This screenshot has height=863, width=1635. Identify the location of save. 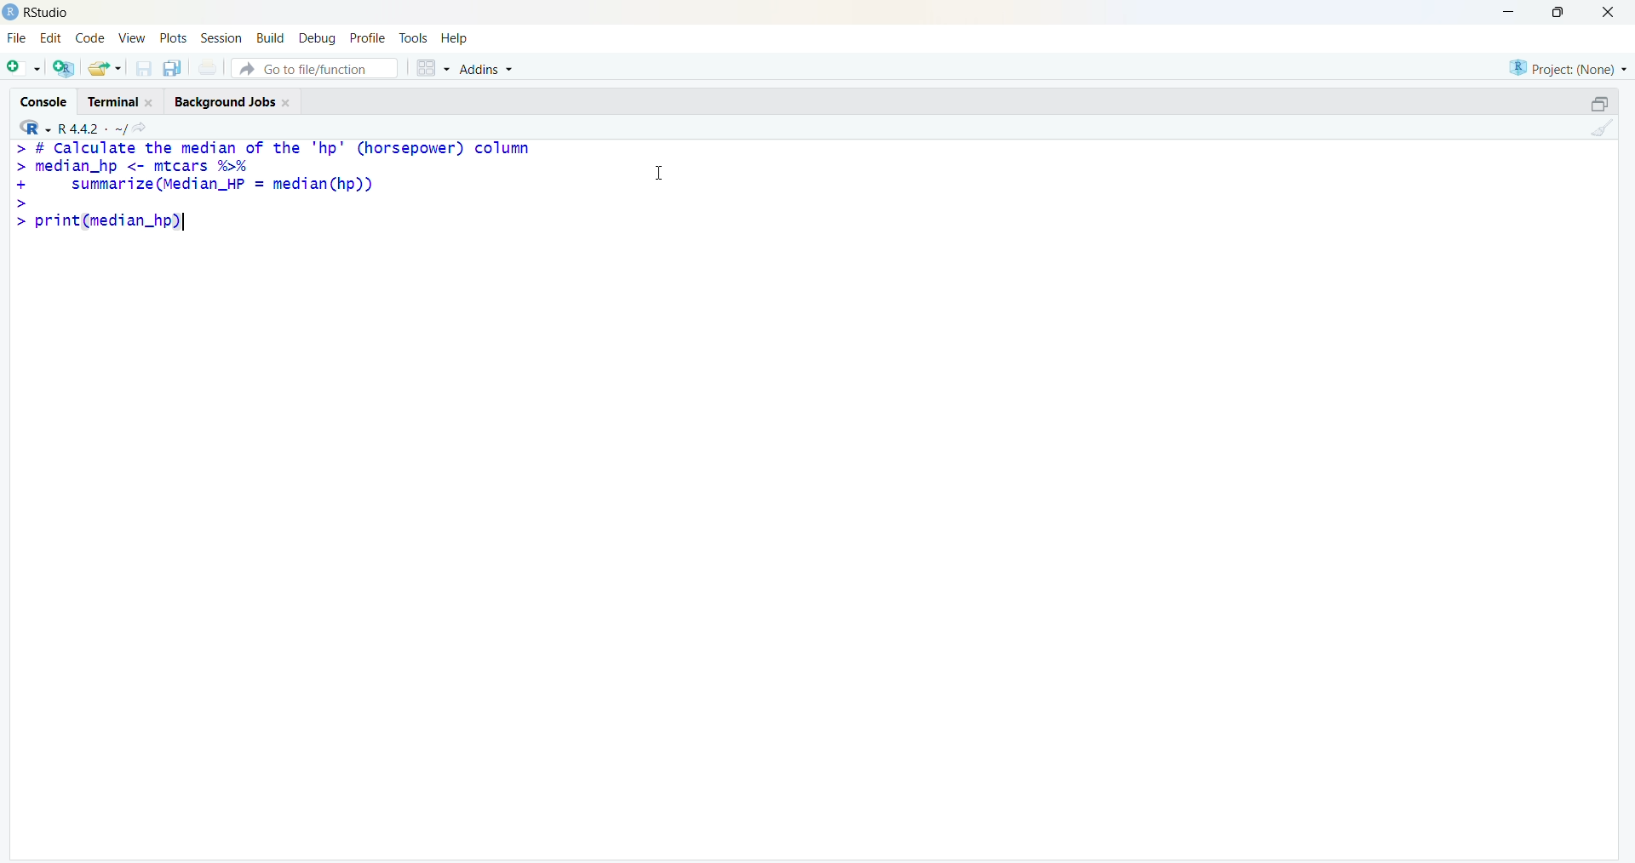
(146, 68).